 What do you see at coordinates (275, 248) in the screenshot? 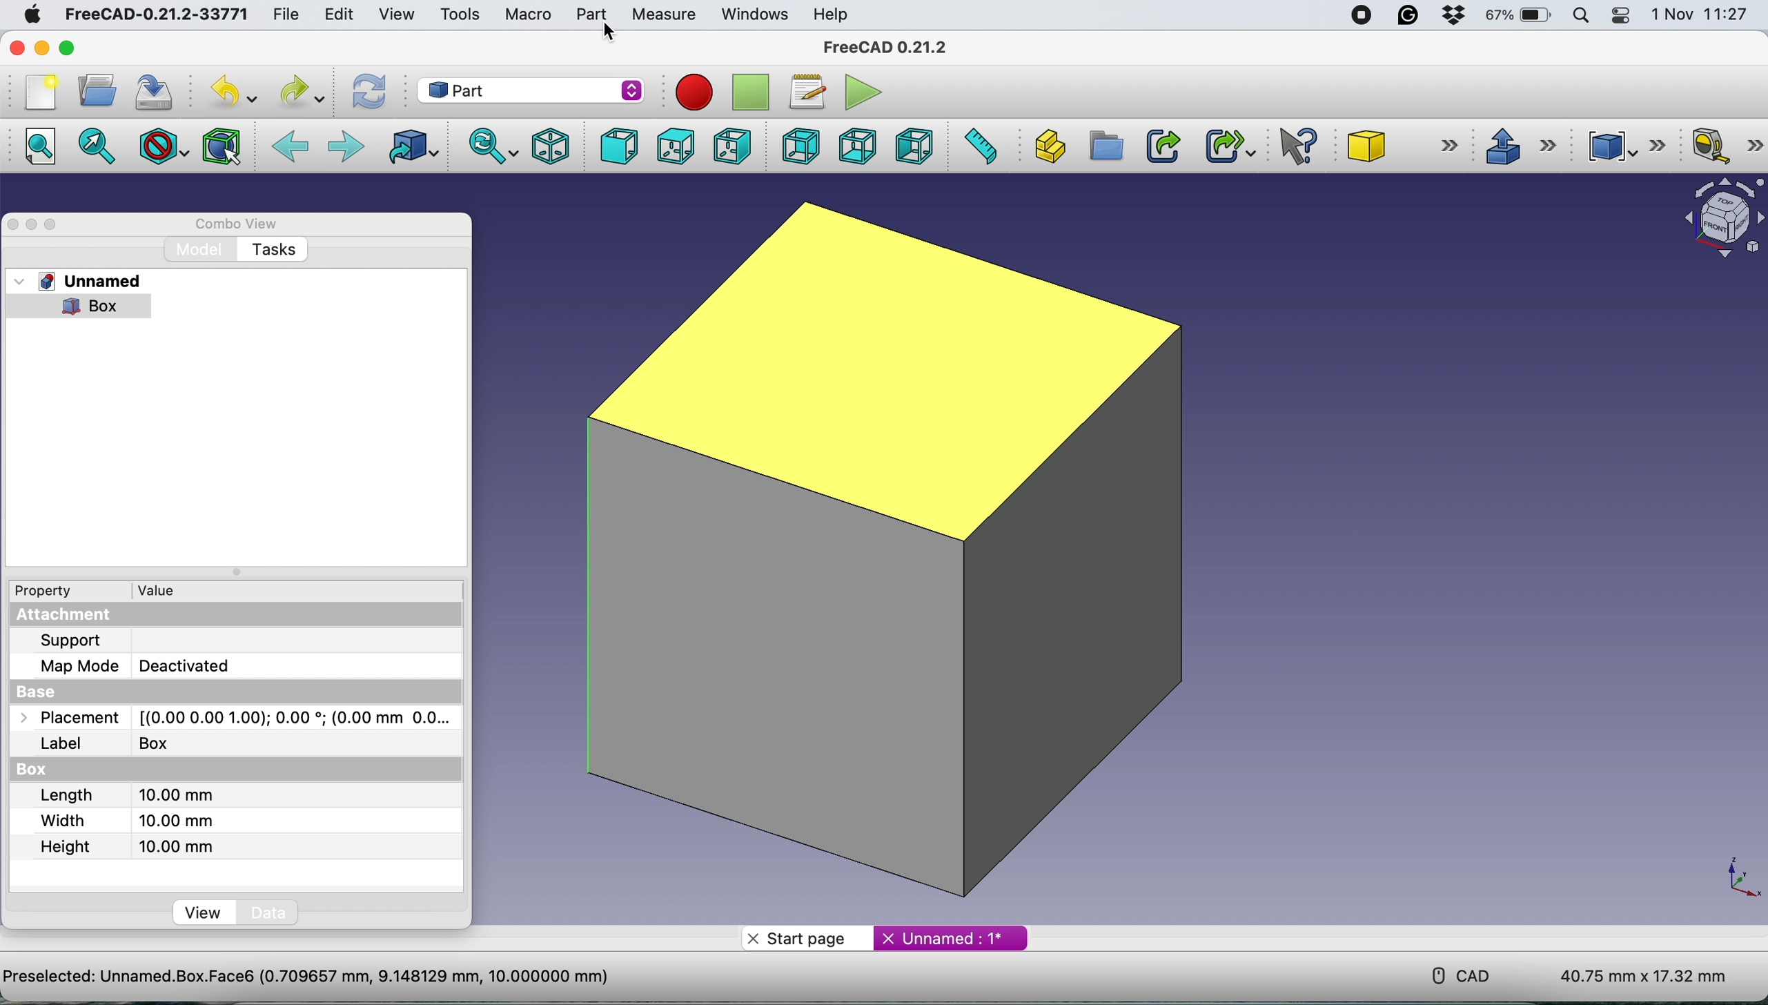
I see `tasks` at bounding box center [275, 248].